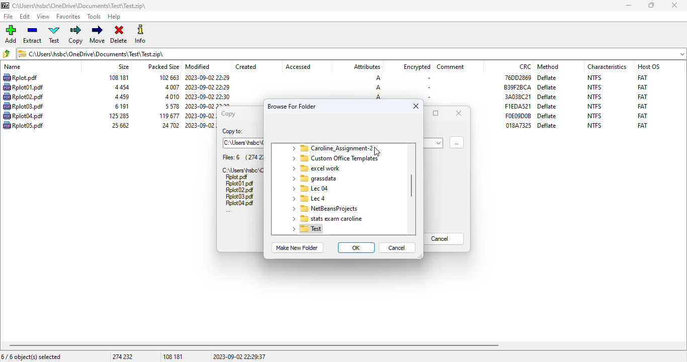 This screenshot has width=687, height=362. Describe the element at coordinates (246, 67) in the screenshot. I see `created` at that location.